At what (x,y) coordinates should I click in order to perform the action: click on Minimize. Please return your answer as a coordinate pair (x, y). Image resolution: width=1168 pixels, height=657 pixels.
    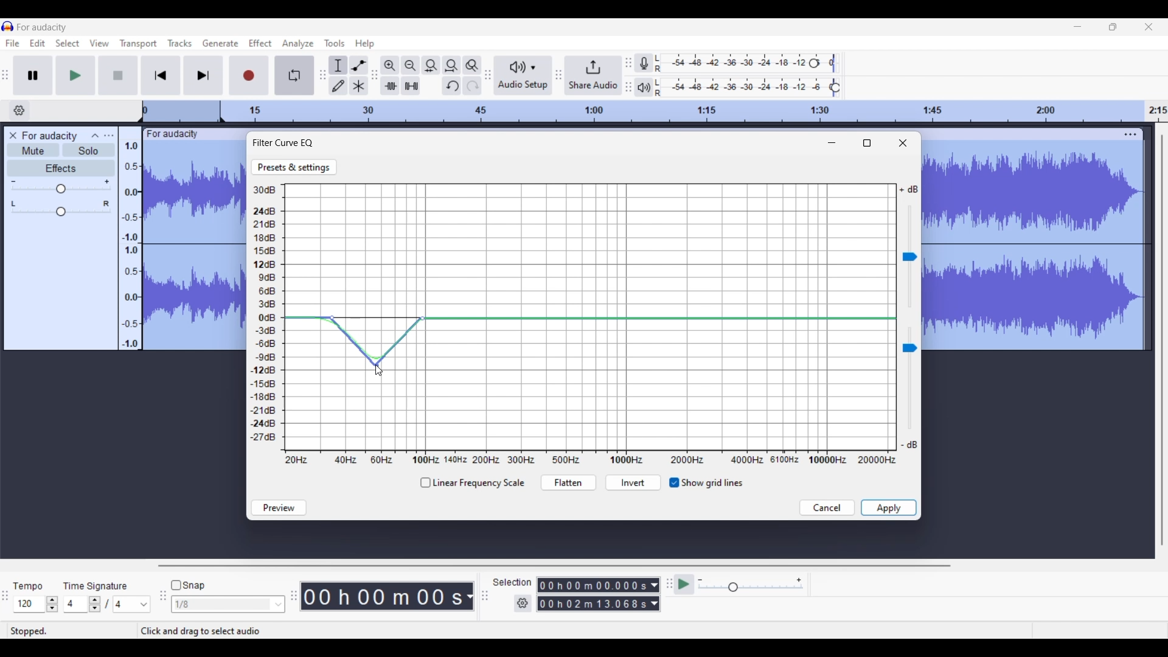
    Looking at the image, I should click on (1077, 26).